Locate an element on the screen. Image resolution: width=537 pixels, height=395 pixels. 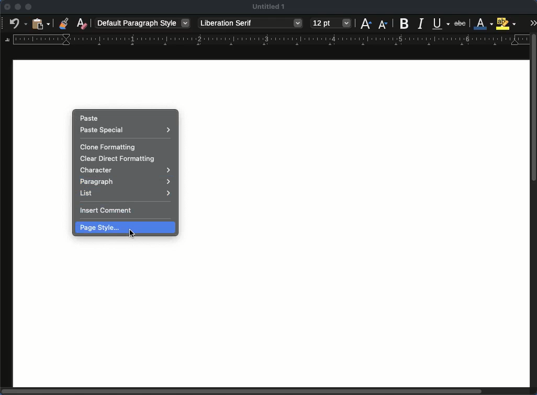
Liberation serif is located at coordinates (251, 24).